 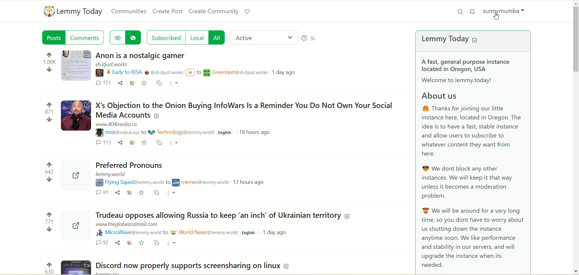 What do you see at coordinates (218, 38) in the screenshot?
I see `all` at bounding box center [218, 38].